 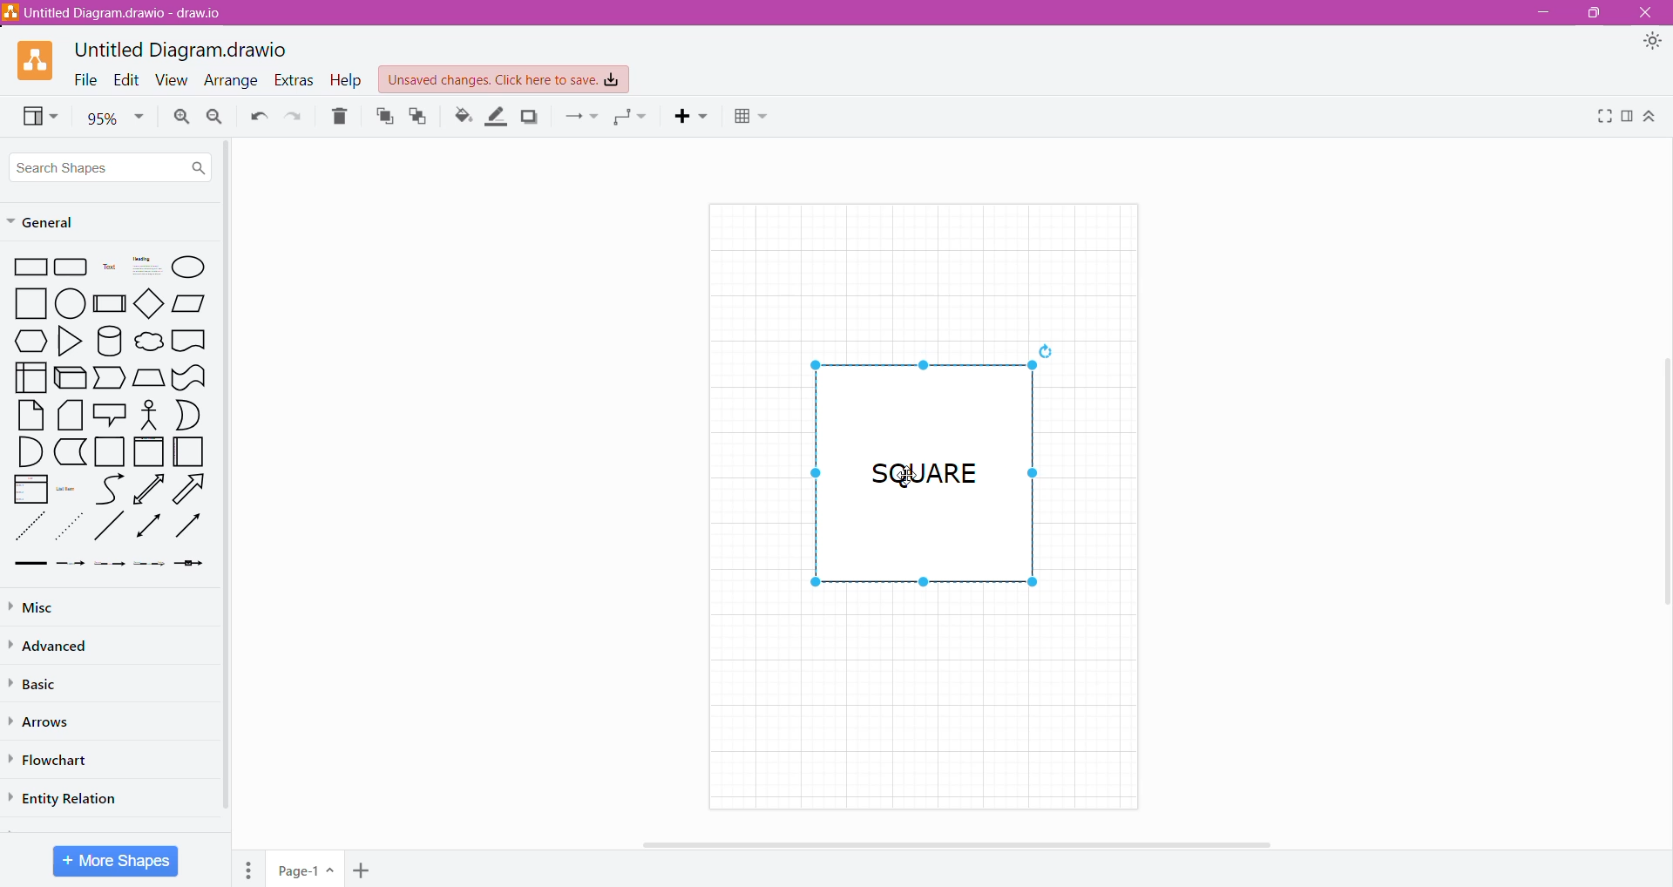 What do you see at coordinates (1548, 14) in the screenshot?
I see `Minimize` at bounding box center [1548, 14].